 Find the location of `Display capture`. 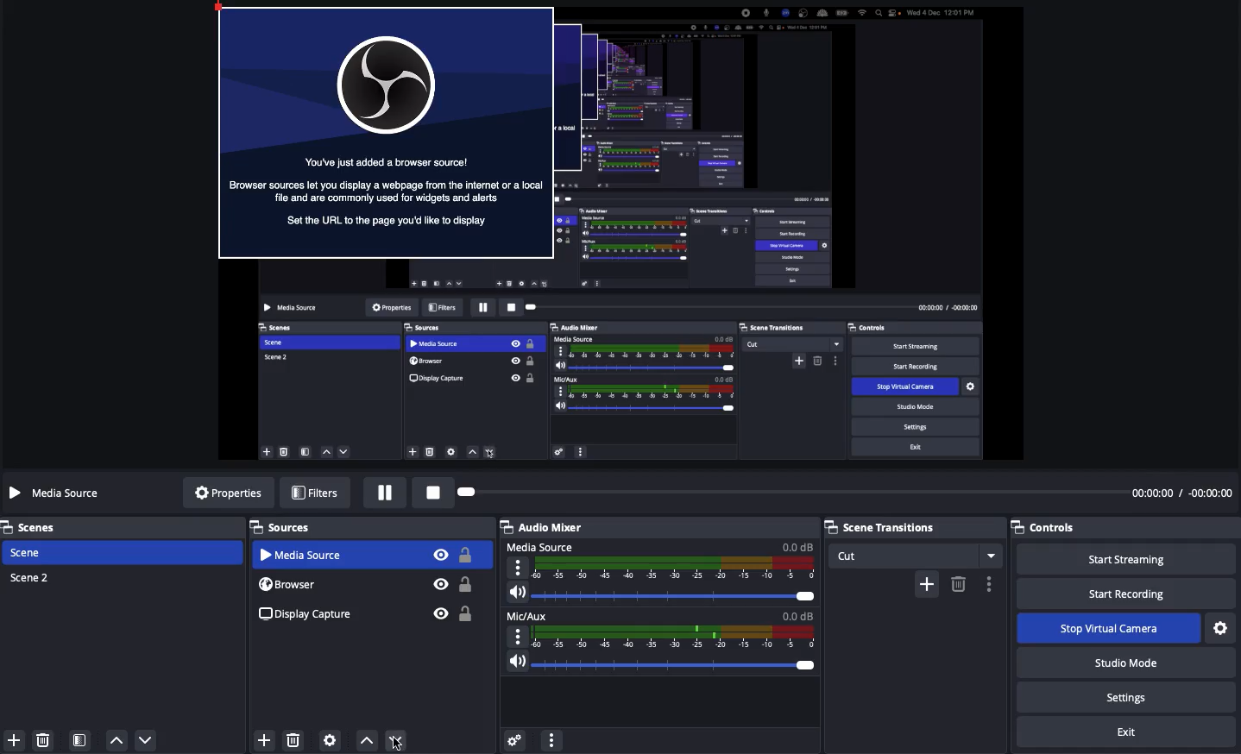

Display capture is located at coordinates (308, 613).